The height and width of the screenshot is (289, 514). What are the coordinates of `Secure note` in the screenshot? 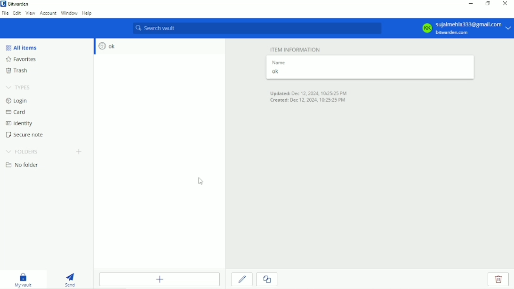 It's located at (29, 136).